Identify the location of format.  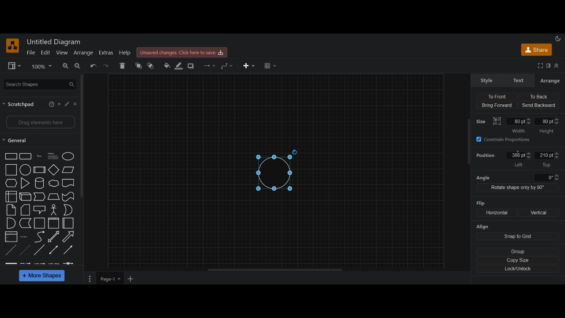
(548, 66).